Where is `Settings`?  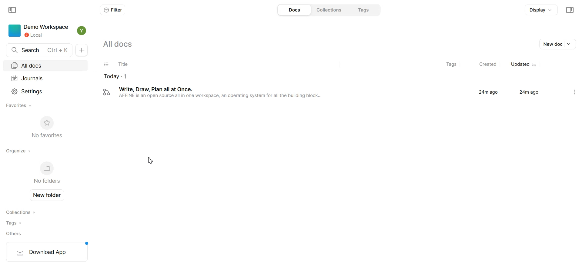
Settings is located at coordinates (45, 91).